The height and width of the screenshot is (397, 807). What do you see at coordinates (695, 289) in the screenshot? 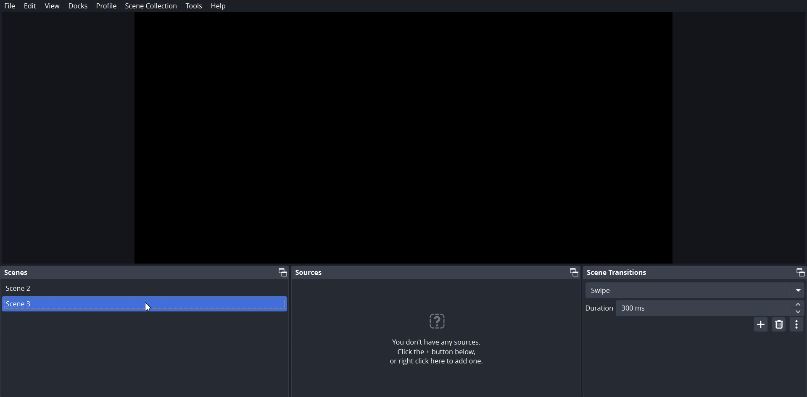
I see `Swipe` at bounding box center [695, 289].